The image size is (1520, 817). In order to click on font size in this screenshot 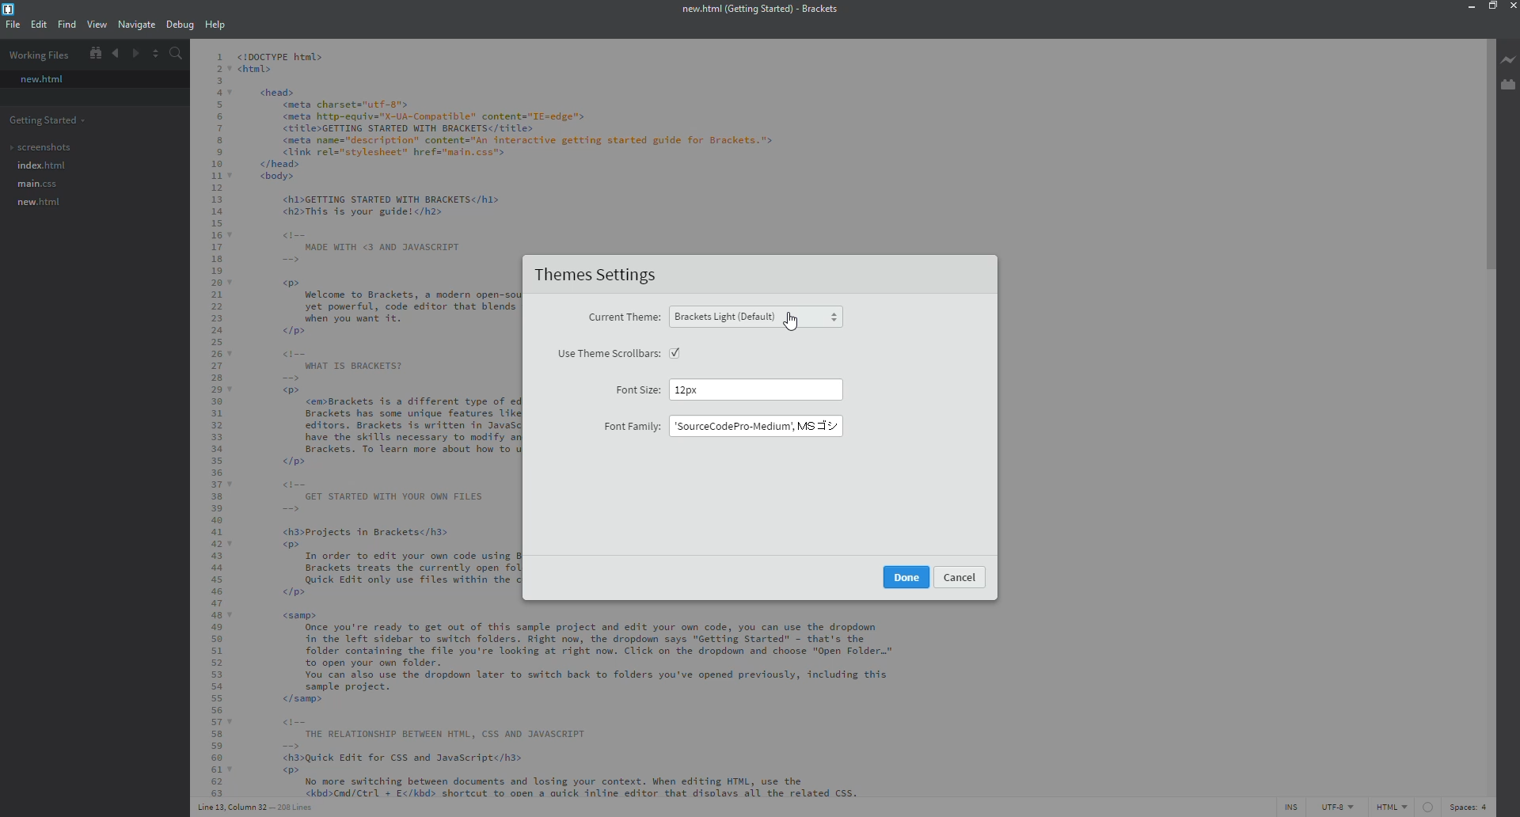, I will do `click(640, 389)`.